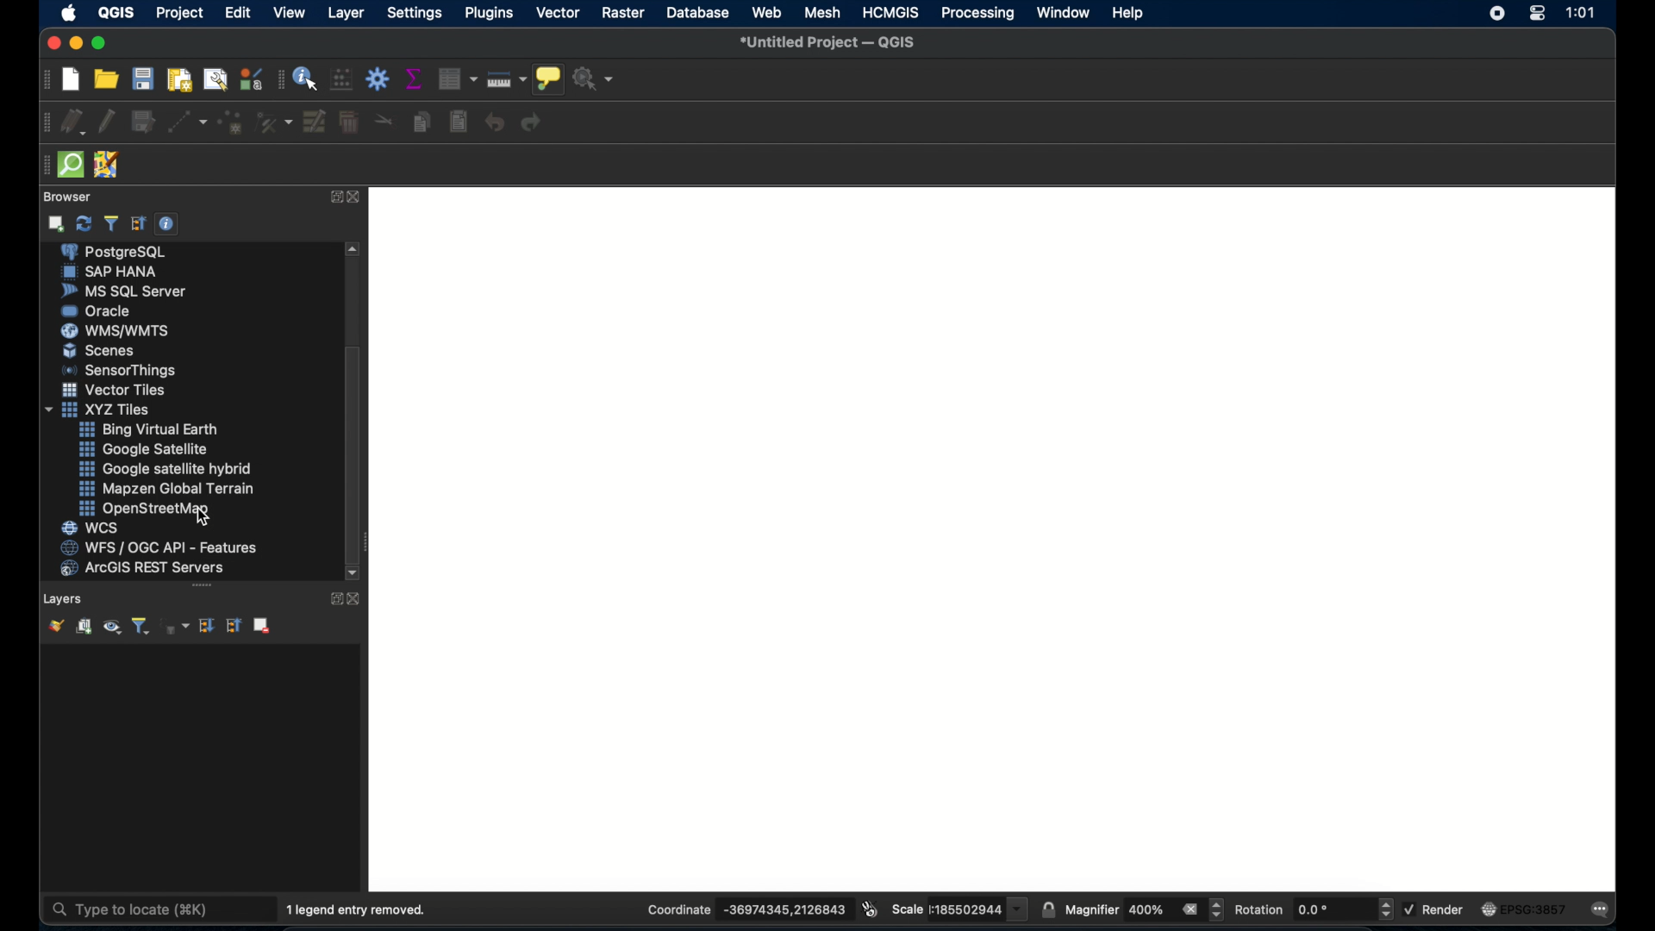  What do you see at coordinates (65, 599) in the screenshot?
I see `layers` at bounding box center [65, 599].